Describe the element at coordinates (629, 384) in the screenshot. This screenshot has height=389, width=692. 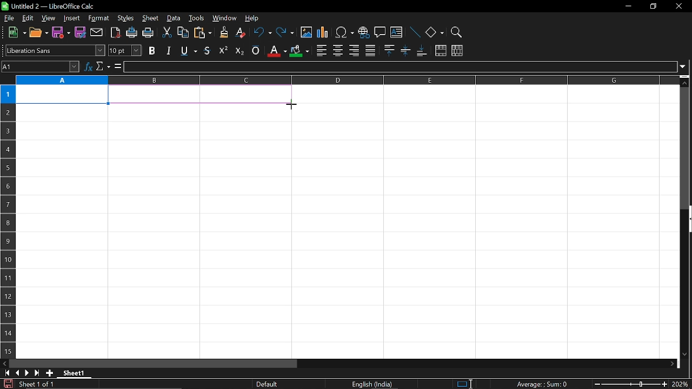
I see `change zoom` at that location.